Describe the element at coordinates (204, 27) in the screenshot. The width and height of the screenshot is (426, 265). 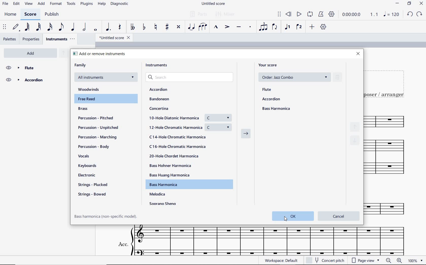
I see `slur` at that location.